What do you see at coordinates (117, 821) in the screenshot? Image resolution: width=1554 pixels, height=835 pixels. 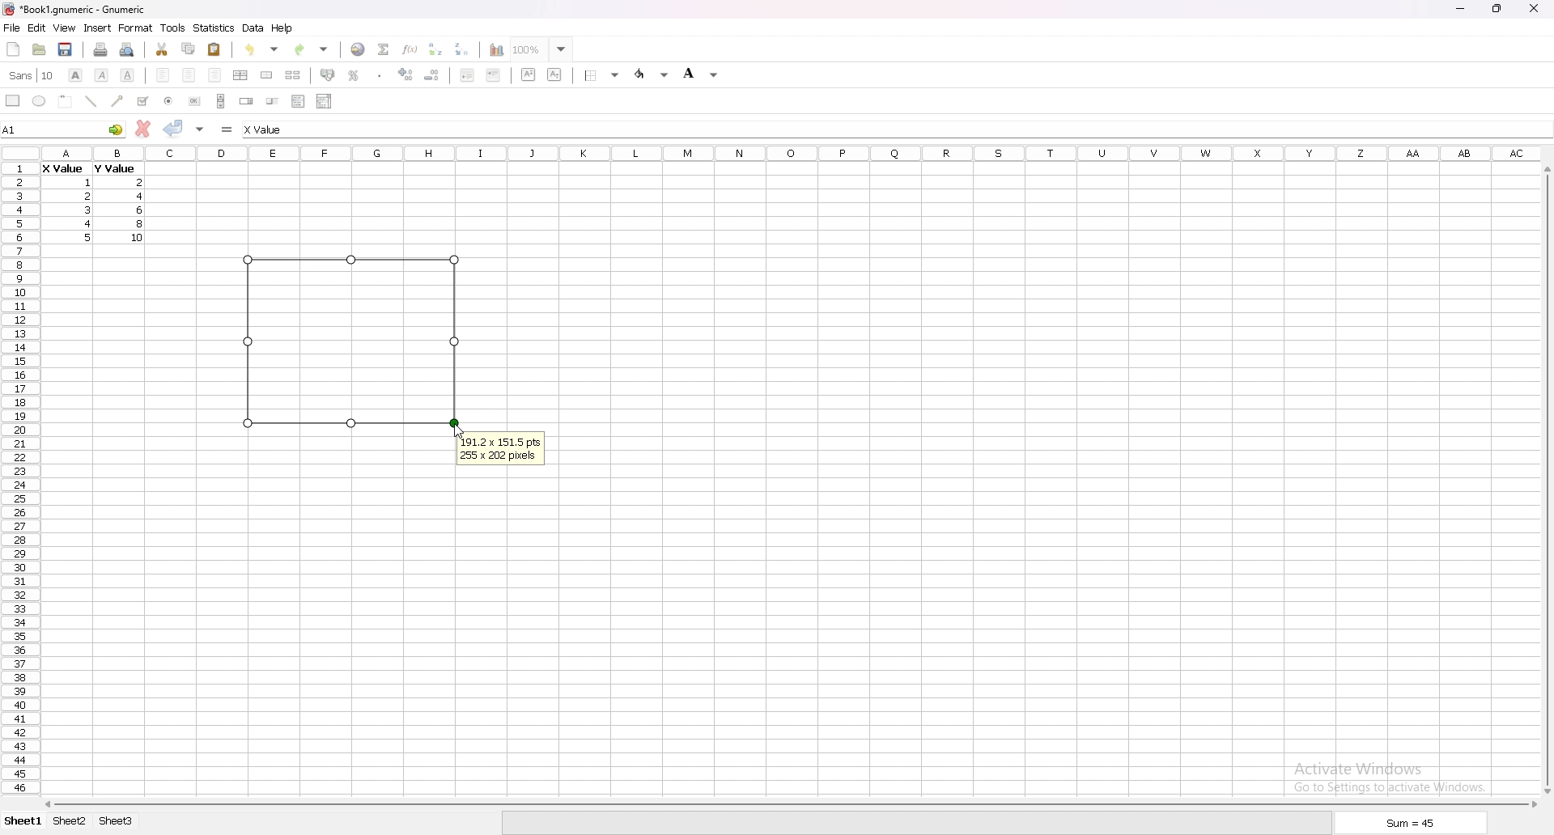 I see `sheet 3` at bounding box center [117, 821].